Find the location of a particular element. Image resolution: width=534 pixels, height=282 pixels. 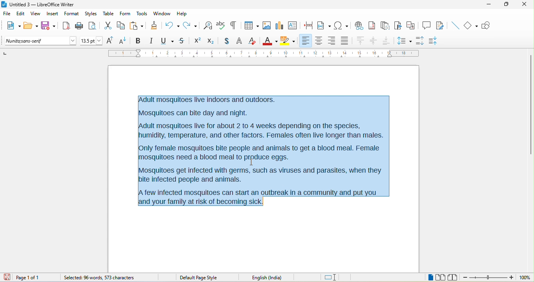

help is located at coordinates (183, 13).